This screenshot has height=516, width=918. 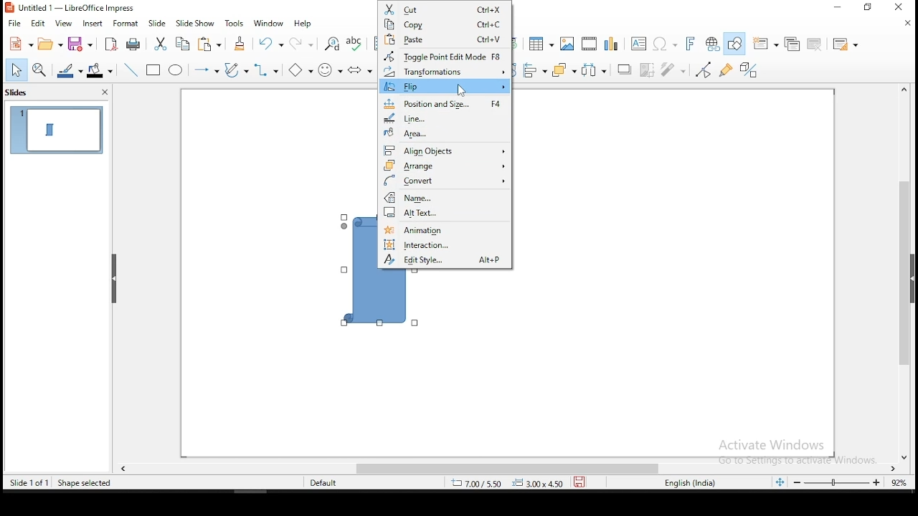 What do you see at coordinates (104, 94) in the screenshot?
I see `close pane` at bounding box center [104, 94].